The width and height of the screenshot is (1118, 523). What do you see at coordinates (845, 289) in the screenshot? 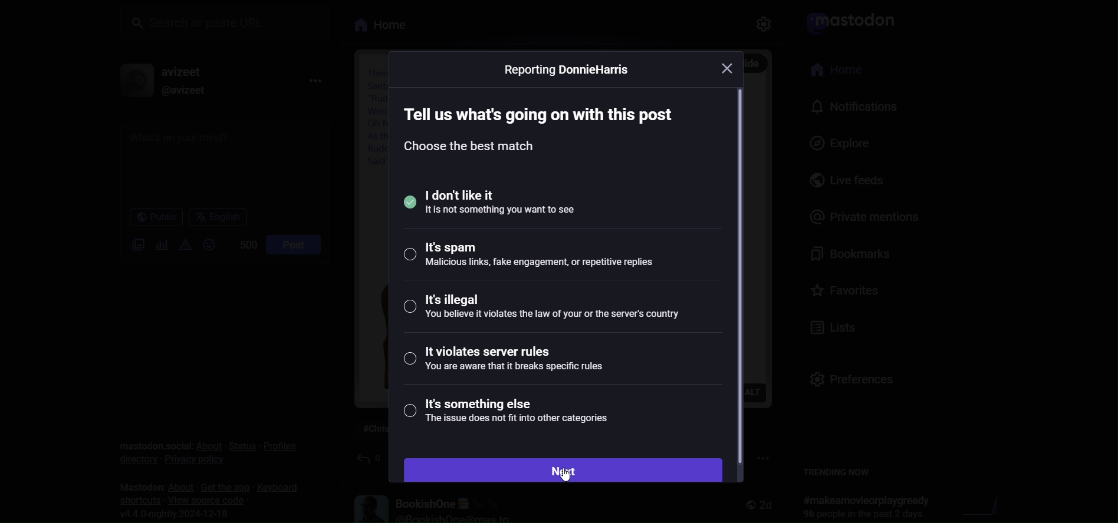
I see `favorites` at bounding box center [845, 289].